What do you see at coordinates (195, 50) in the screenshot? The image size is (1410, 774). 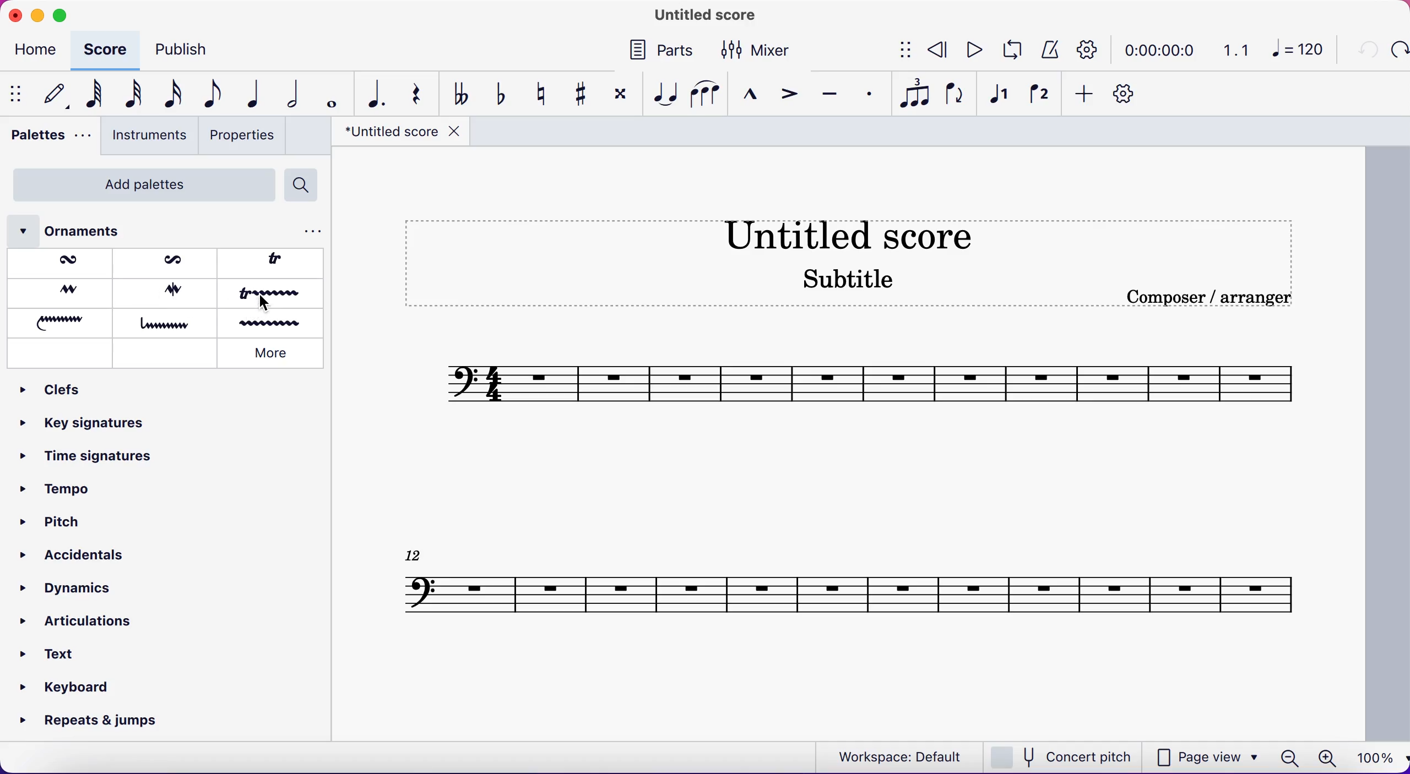 I see `publish` at bounding box center [195, 50].